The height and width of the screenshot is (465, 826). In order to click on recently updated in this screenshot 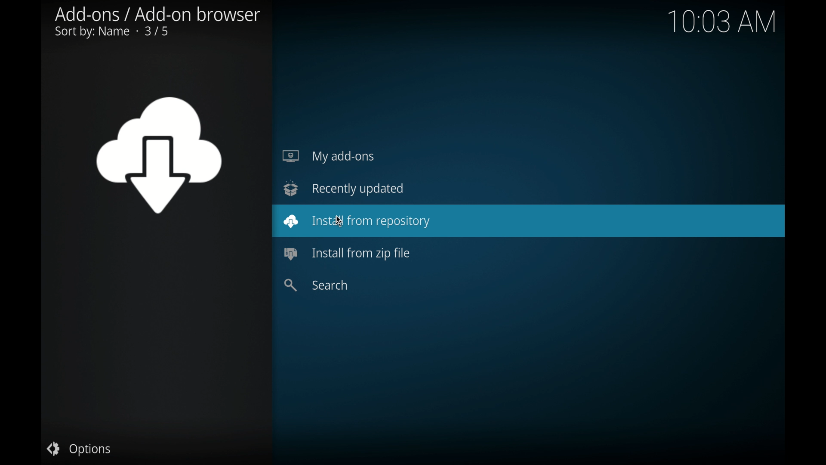, I will do `click(343, 188)`.